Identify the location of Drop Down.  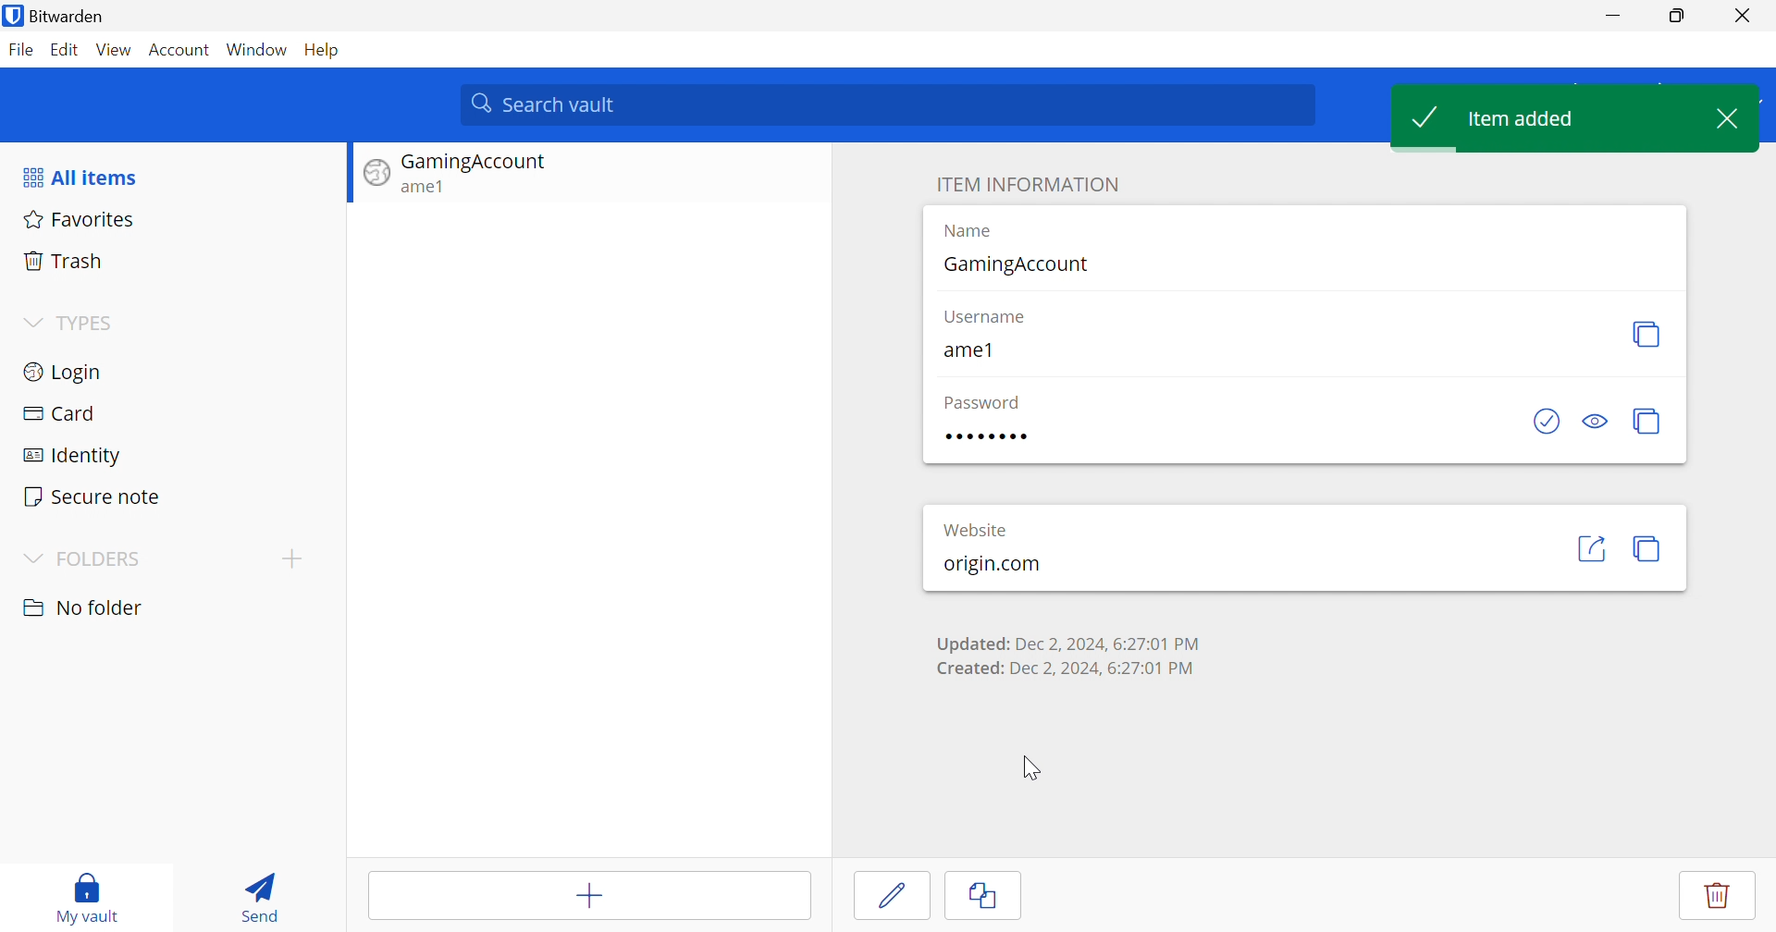
(31, 323).